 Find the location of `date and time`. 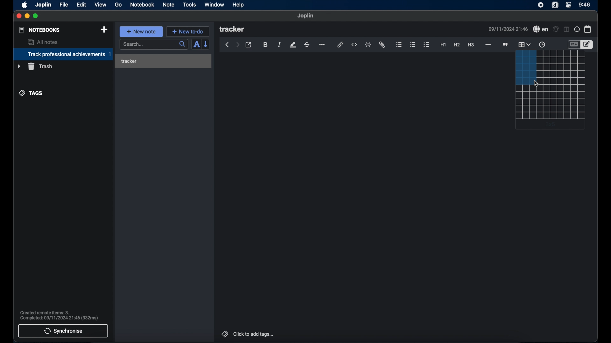

date and time is located at coordinates (508, 29).